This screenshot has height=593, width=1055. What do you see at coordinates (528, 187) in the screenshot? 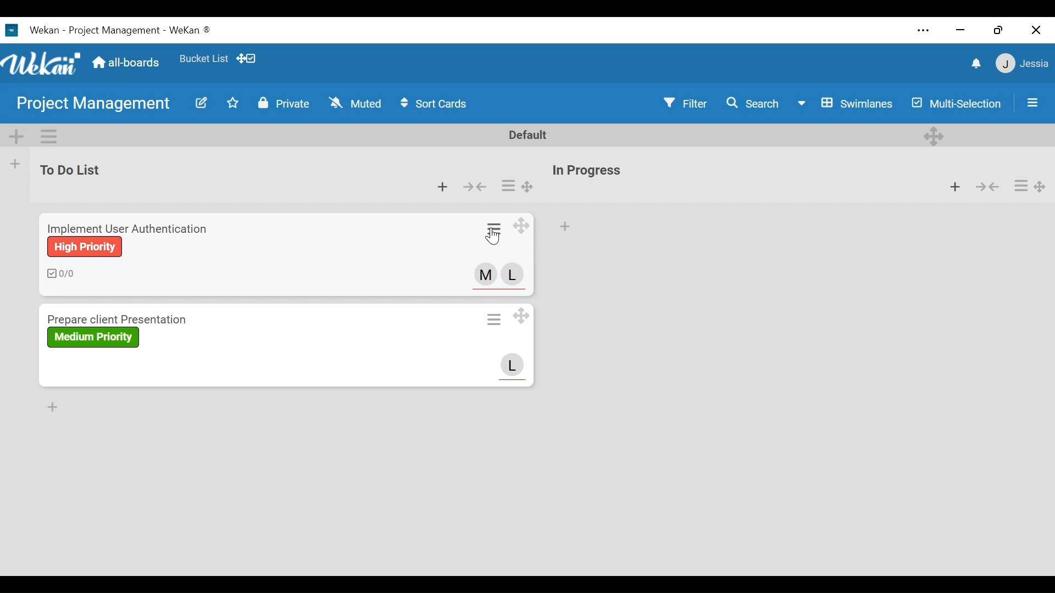
I see `Desktop drag handle` at bounding box center [528, 187].